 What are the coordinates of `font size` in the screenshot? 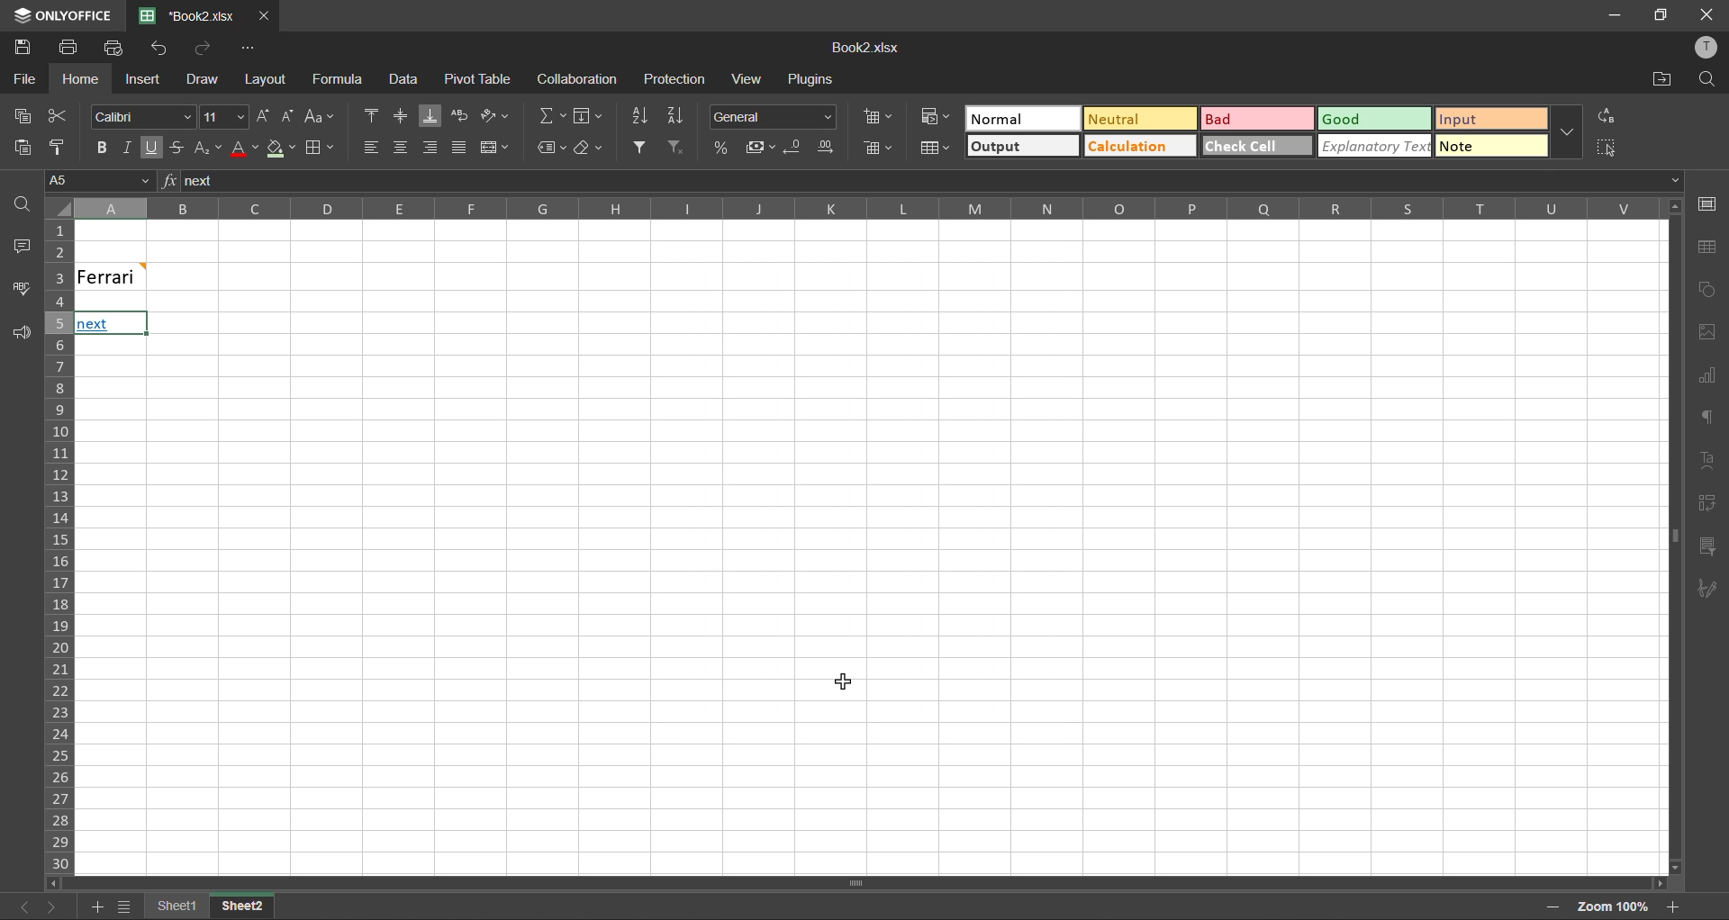 It's located at (226, 115).